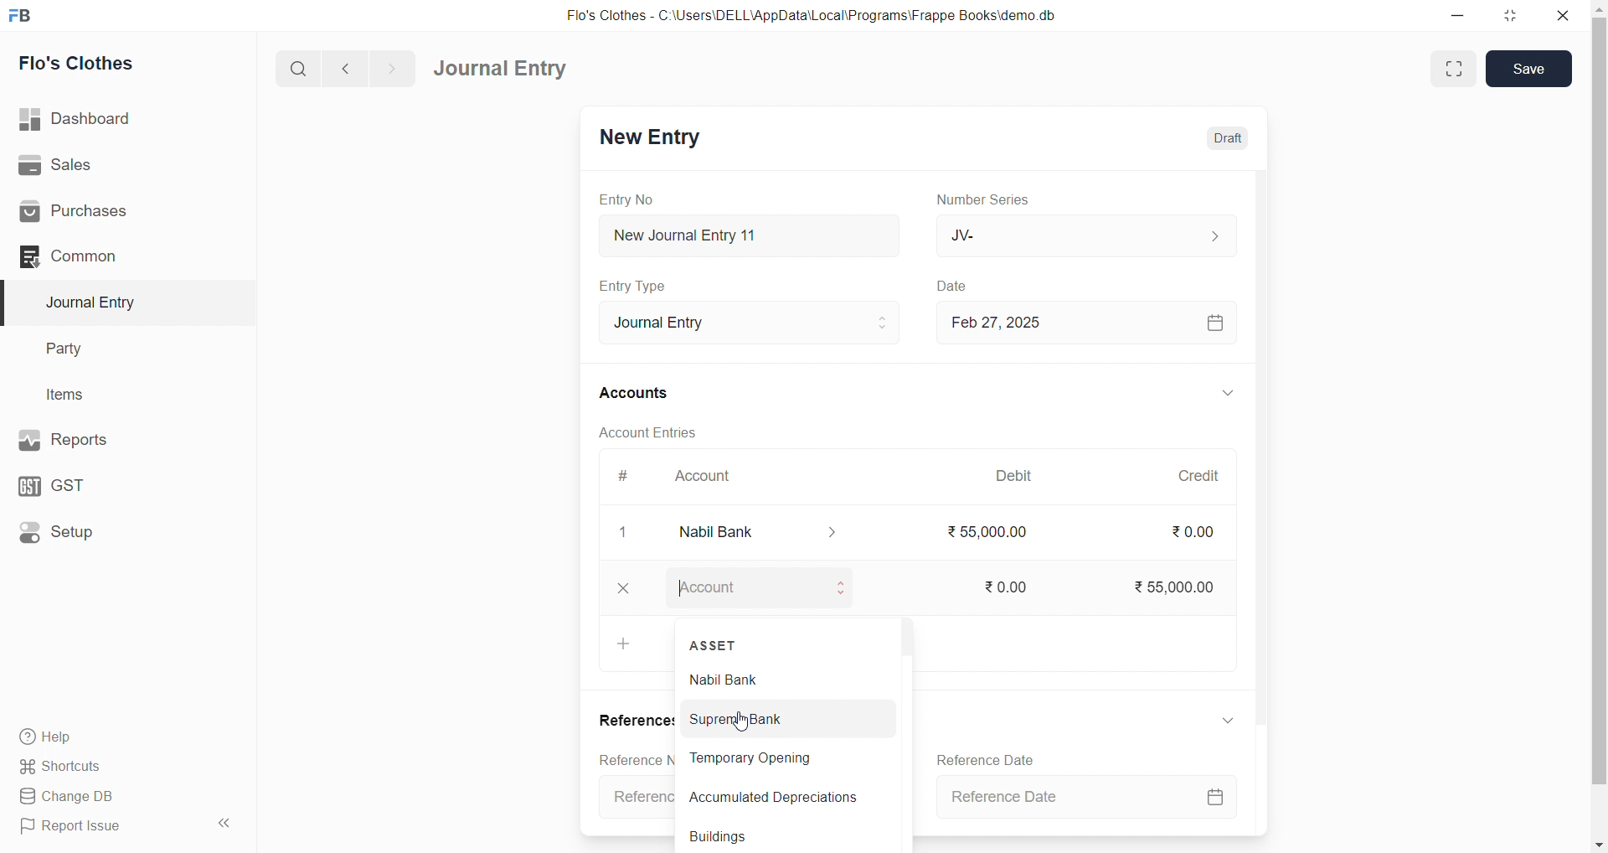 This screenshot has height=853, width=1608. Describe the element at coordinates (1189, 588) in the screenshot. I see `₹55,000.00` at that location.